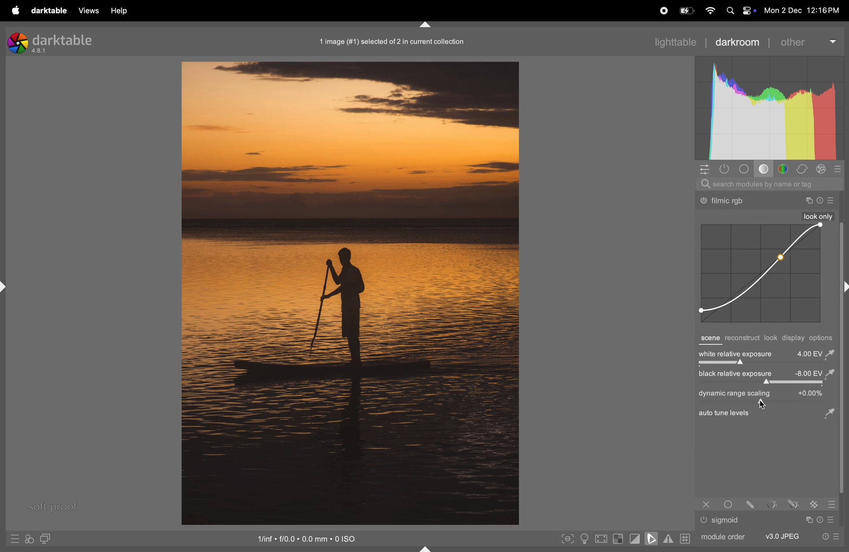 The image size is (849, 552). What do you see at coordinates (586, 539) in the screenshot?
I see `toggle iso` at bounding box center [586, 539].